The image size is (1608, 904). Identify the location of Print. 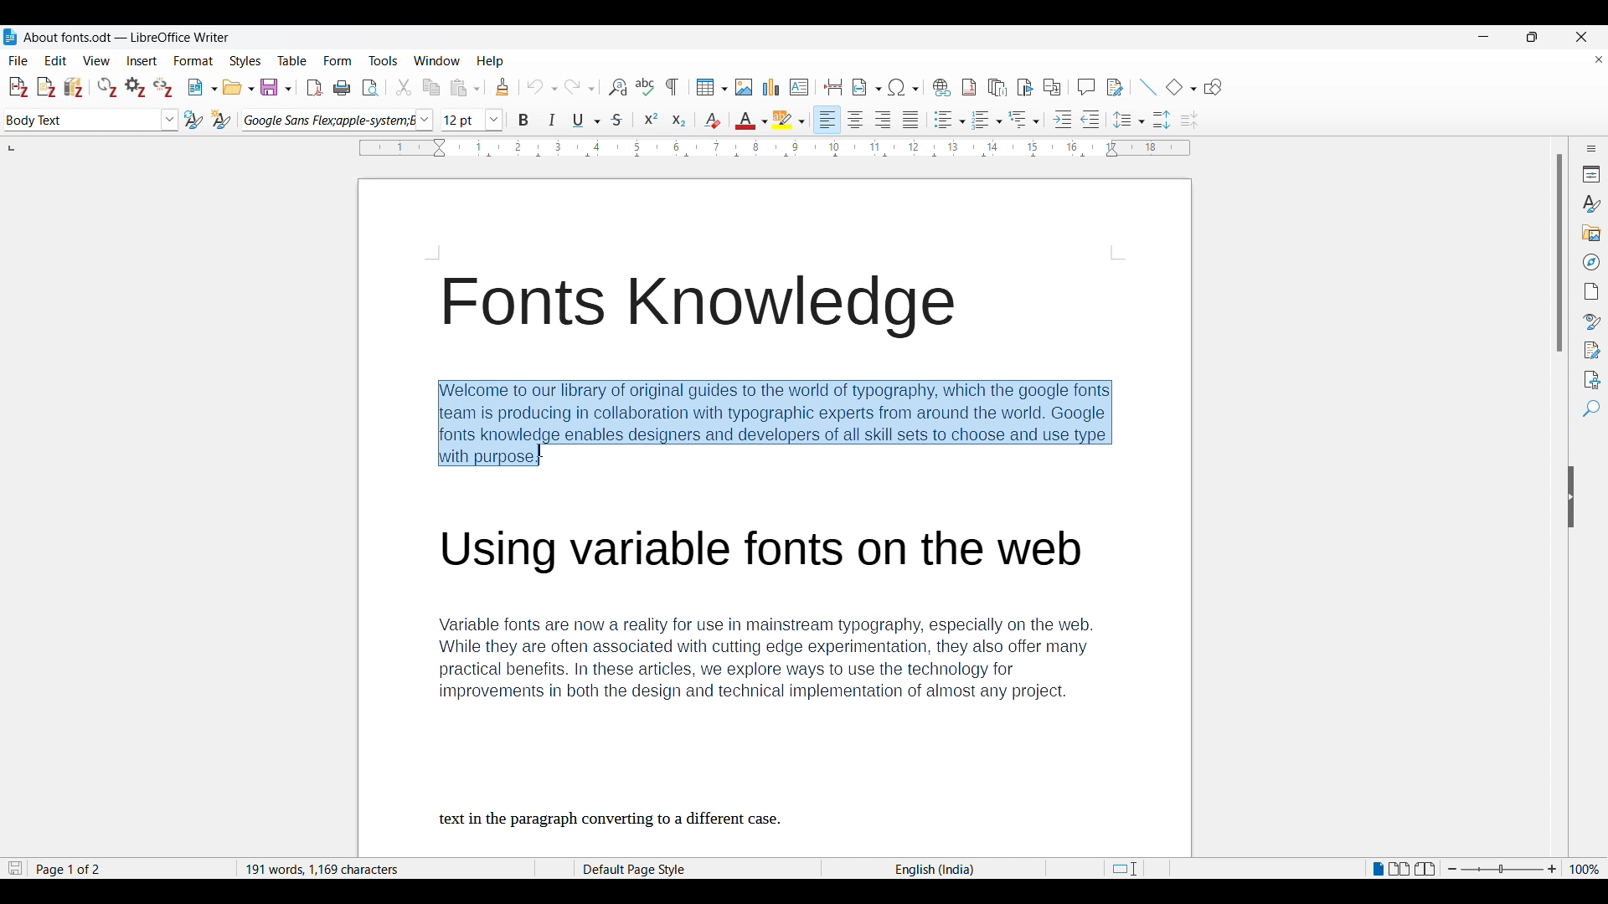
(342, 88).